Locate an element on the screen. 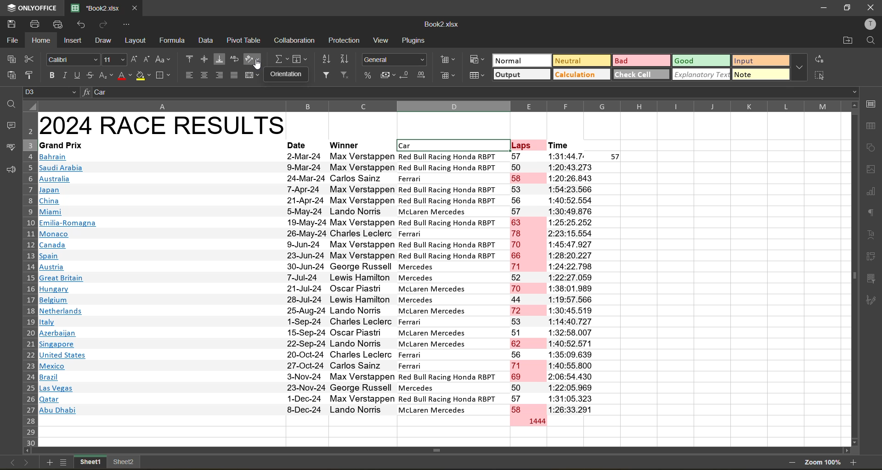 The width and height of the screenshot is (882, 470). align right is located at coordinates (220, 75).